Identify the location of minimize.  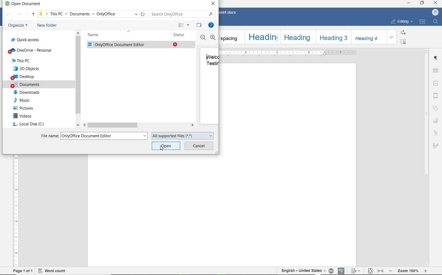
(408, 3).